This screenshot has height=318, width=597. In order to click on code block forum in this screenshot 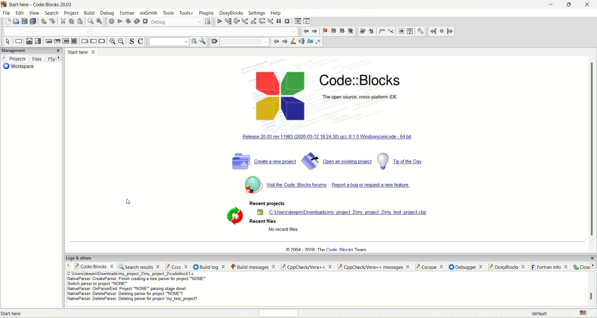, I will do `click(286, 184)`.